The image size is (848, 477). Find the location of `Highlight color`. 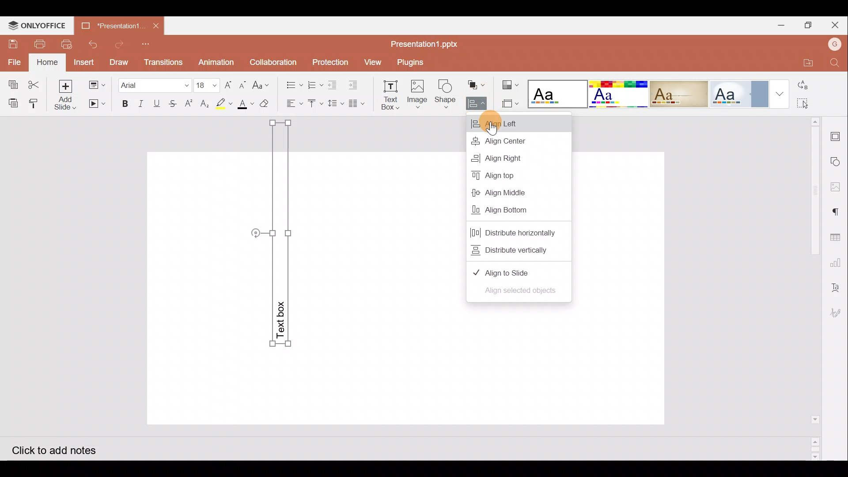

Highlight color is located at coordinates (222, 103).